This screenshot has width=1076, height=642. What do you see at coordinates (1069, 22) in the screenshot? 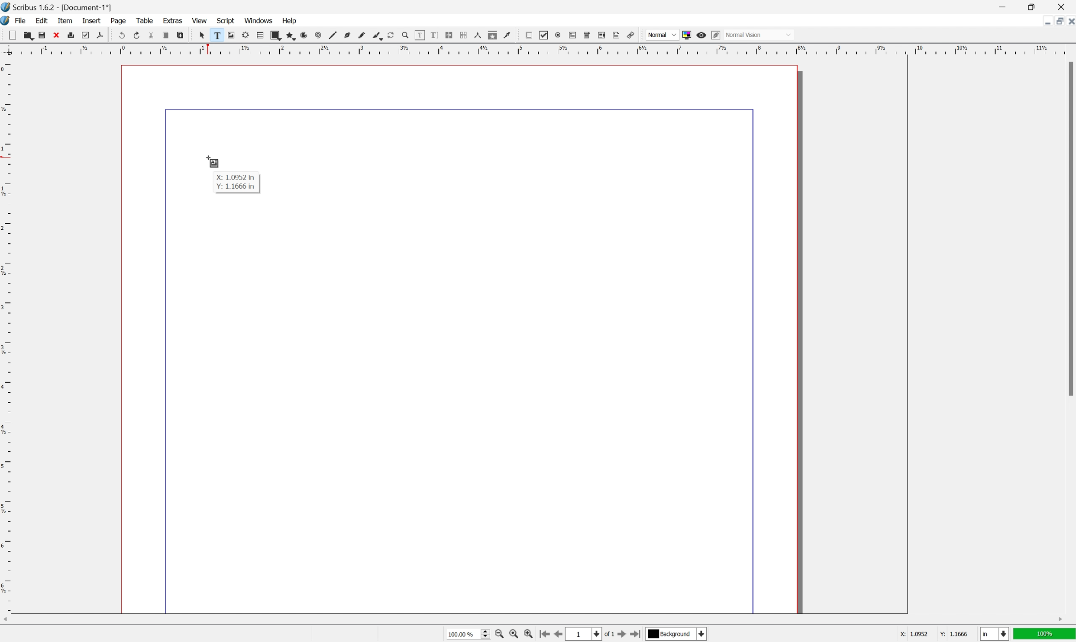
I see `close` at bounding box center [1069, 22].